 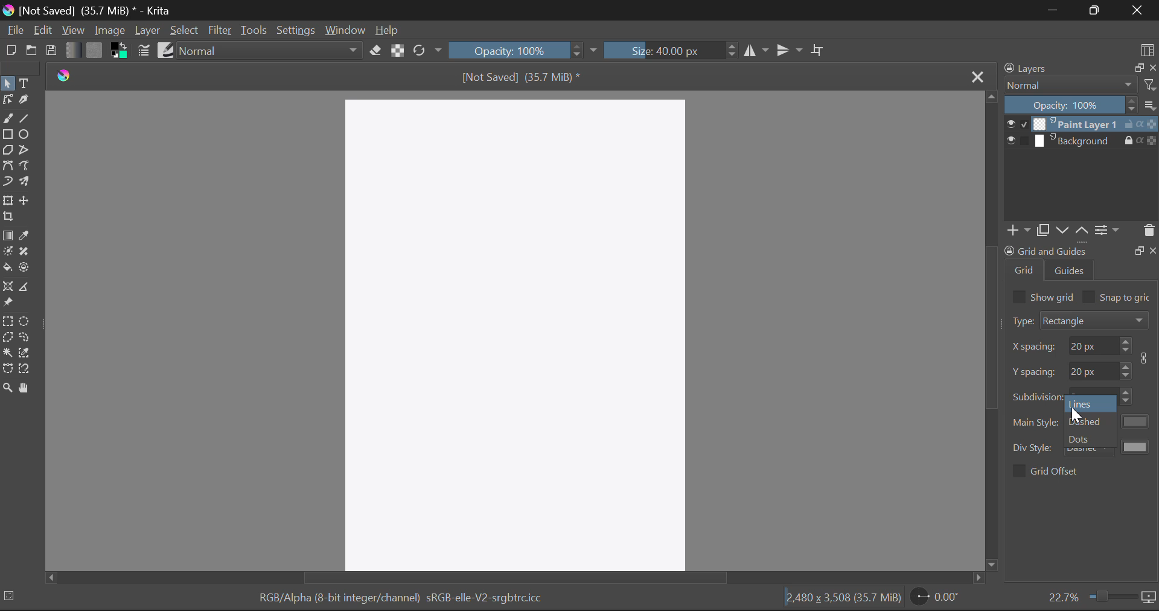 What do you see at coordinates (1095, 319) in the screenshot?
I see `rectangle` at bounding box center [1095, 319].